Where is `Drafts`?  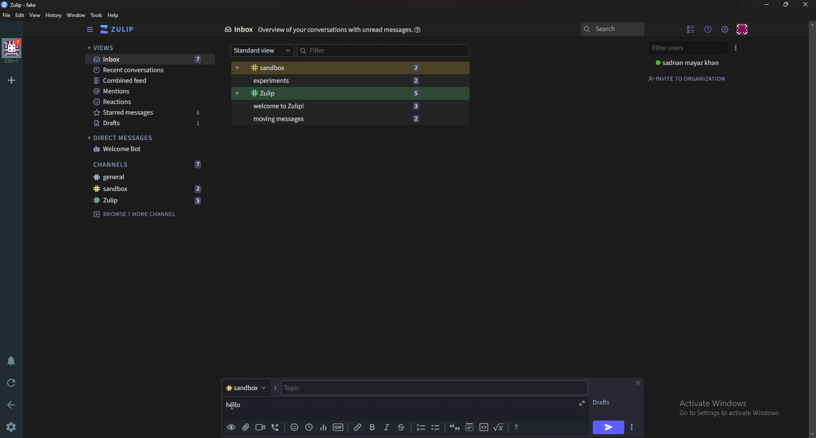 Drafts is located at coordinates (604, 402).